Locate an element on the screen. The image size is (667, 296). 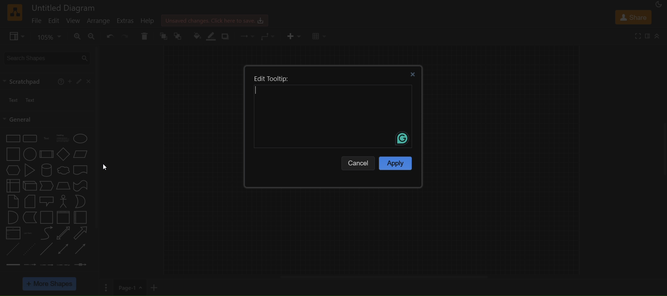
directional connector is located at coordinates (81, 249).